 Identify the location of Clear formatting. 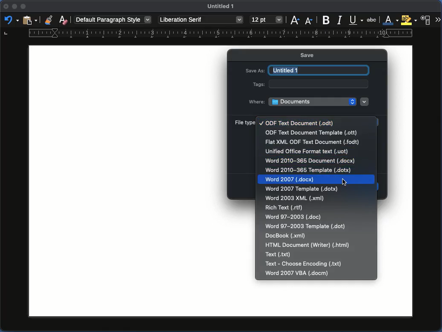
(63, 19).